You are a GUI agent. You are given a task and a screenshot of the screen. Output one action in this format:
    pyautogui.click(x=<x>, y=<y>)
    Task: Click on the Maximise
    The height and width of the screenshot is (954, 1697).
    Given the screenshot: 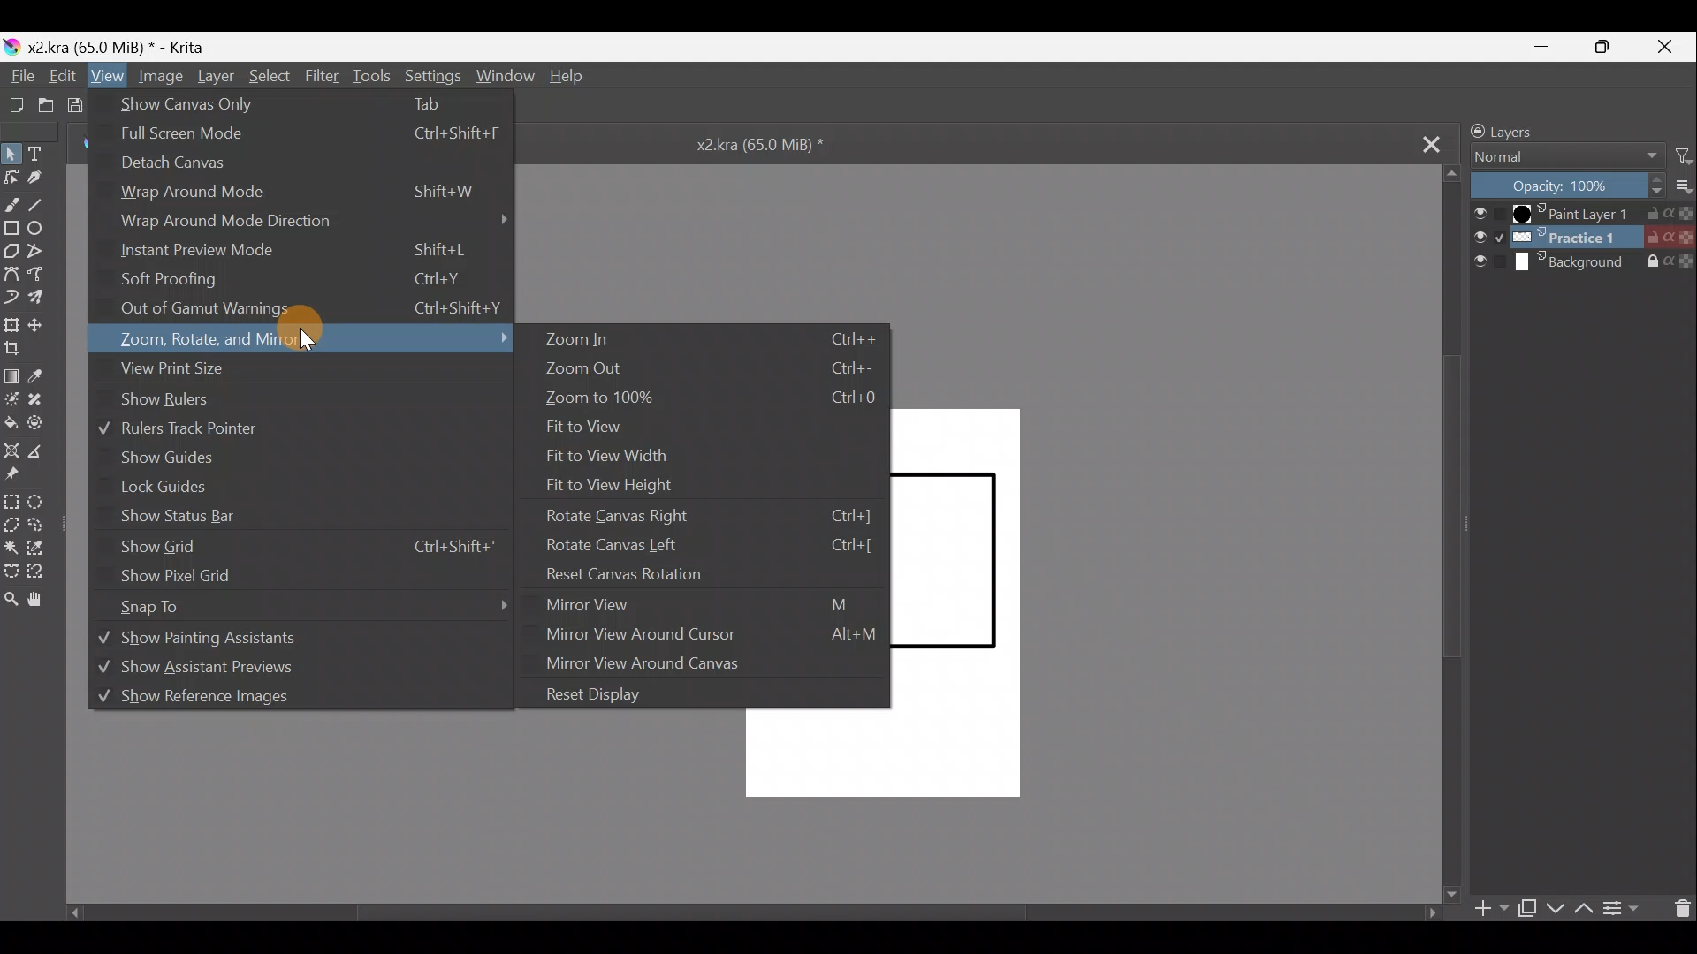 What is the action you would take?
    pyautogui.click(x=1609, y=47)
    